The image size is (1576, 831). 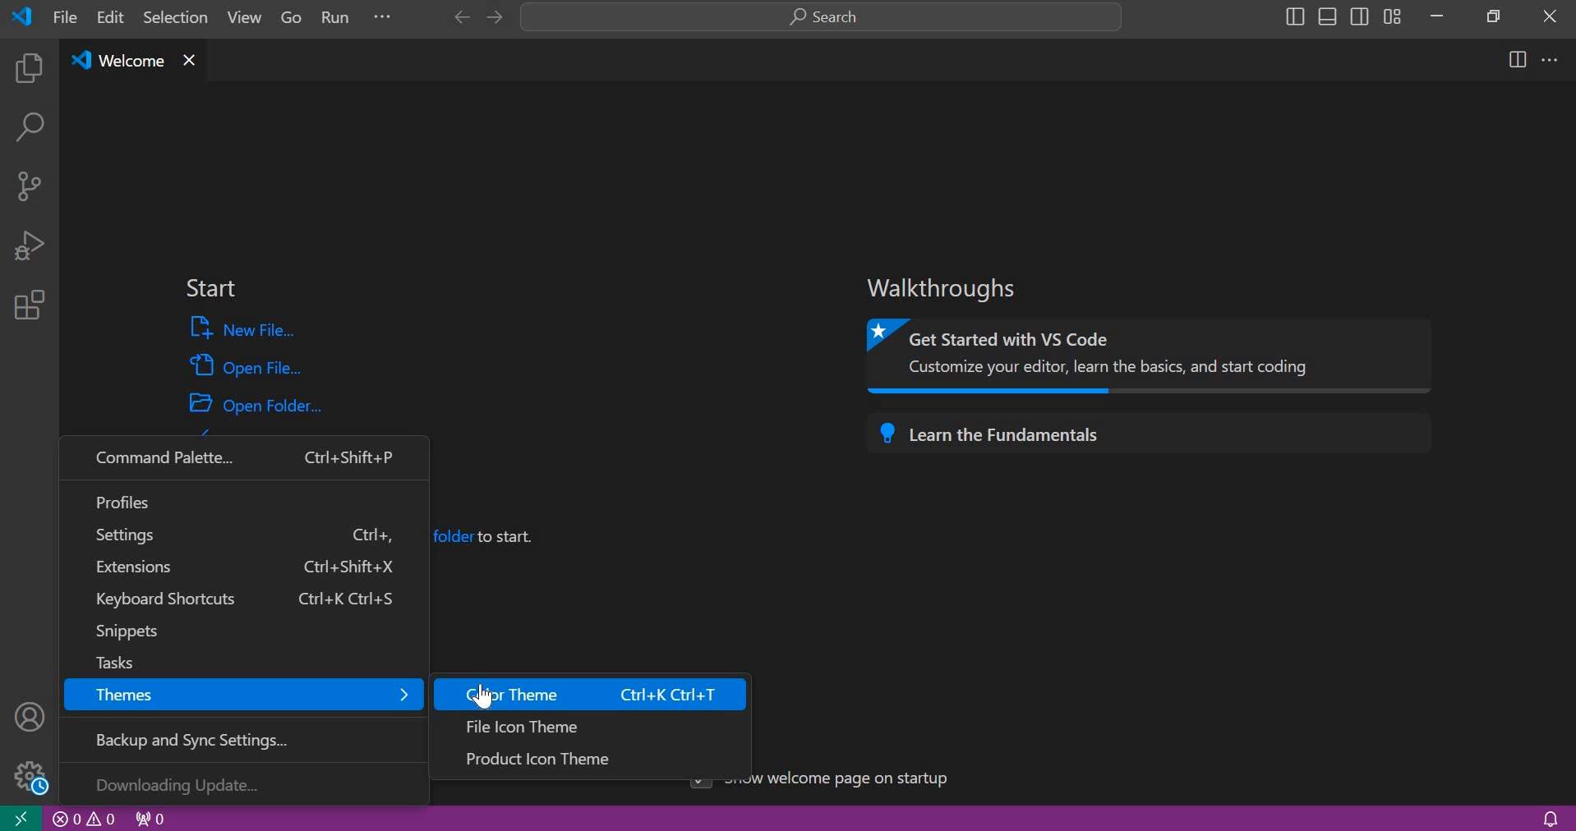 What do you see at coordinates (1550, 817) in the screenshot?
I see `no notifications` at bounding box center [1550, 817].